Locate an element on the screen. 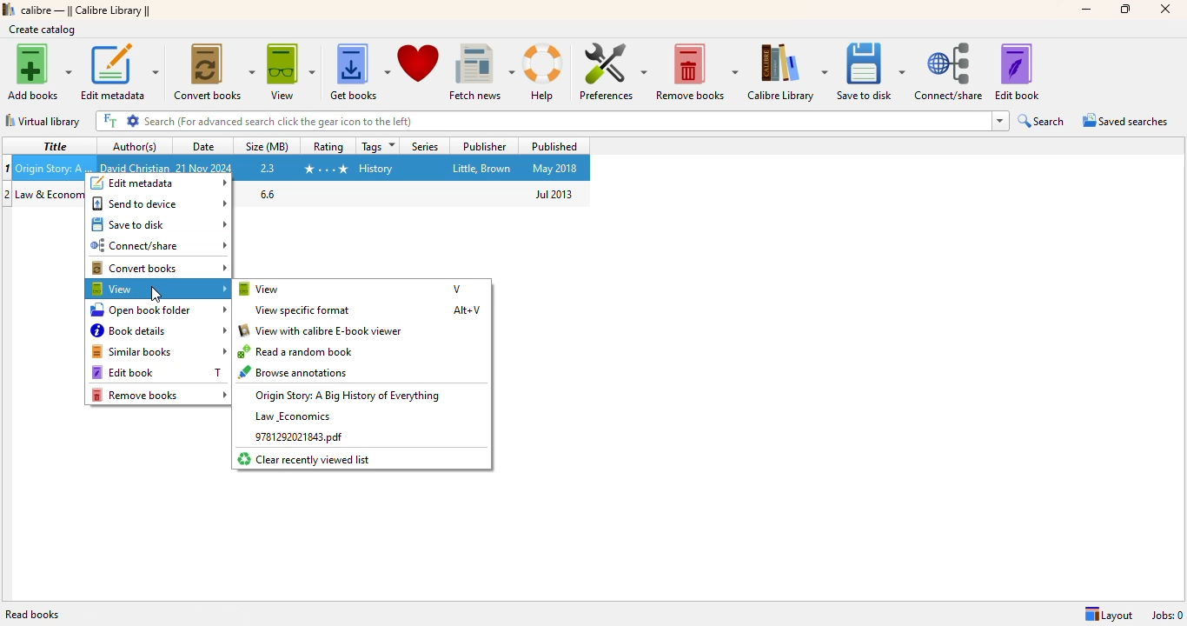 The height and width of the screenshot is (626, 1187). size in mbs is located at coordinates (269, 167).